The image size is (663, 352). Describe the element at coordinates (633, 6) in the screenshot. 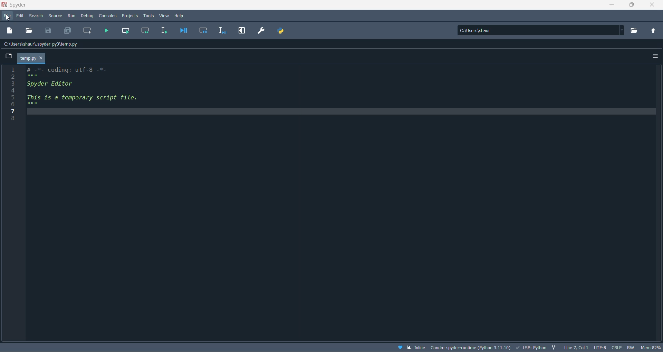

I see `maximize` at that location.